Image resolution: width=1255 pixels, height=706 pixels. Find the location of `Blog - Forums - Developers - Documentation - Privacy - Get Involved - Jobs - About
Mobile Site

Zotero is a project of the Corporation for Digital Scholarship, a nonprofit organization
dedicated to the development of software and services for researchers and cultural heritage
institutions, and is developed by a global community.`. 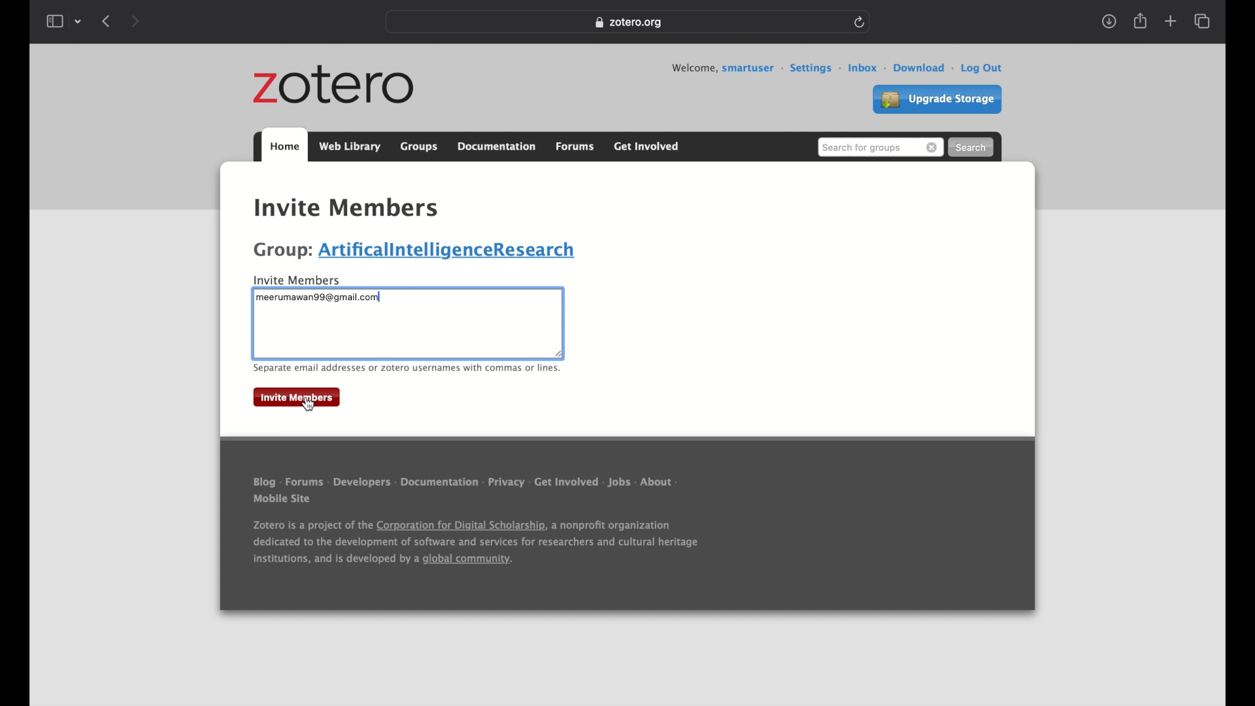

Blog - Forums - Developers - Documentation - Privacy - Get Involved - Jobs - About
Mobile Site

Zotero is a project of the Corporation for Digital Scholarship, a nonprofit organization
dedicated to the development of software and services for researchers and cultural heritage
institutions, and is developed by a global community. is located at coordinates (492, 528).